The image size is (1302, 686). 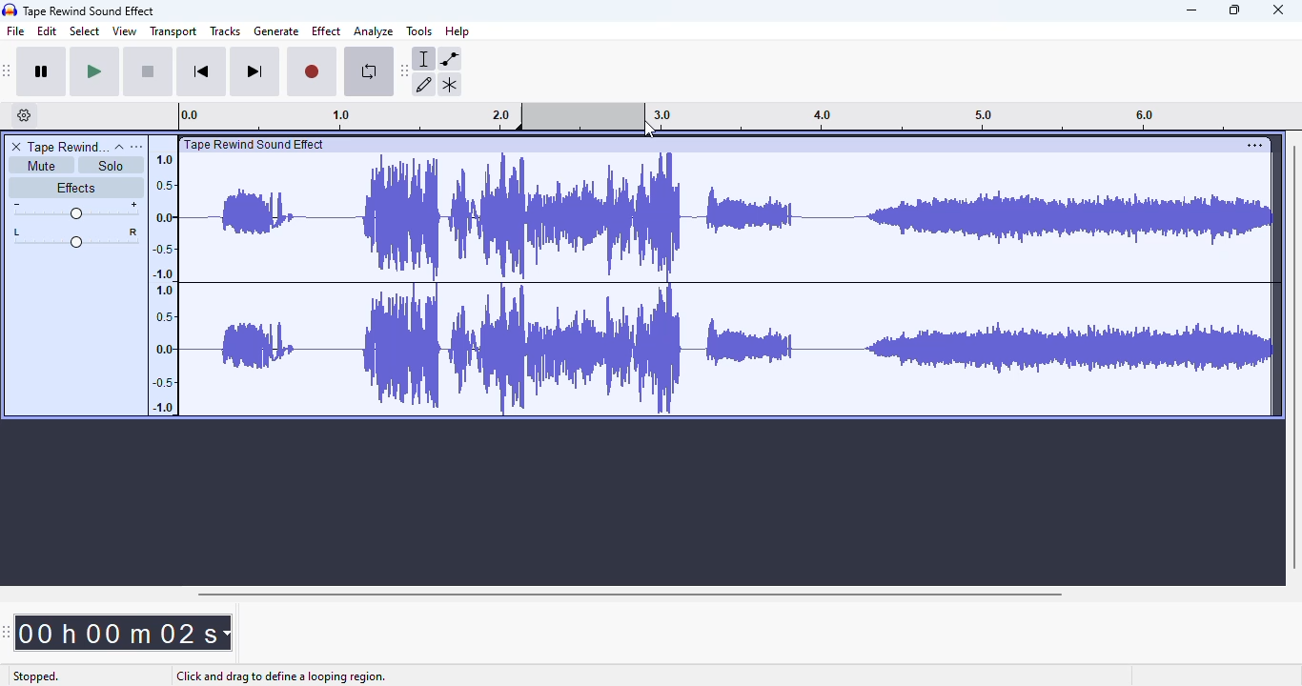 I want to click on 0.0 1.0 2.0, so click(x=348, y=116).